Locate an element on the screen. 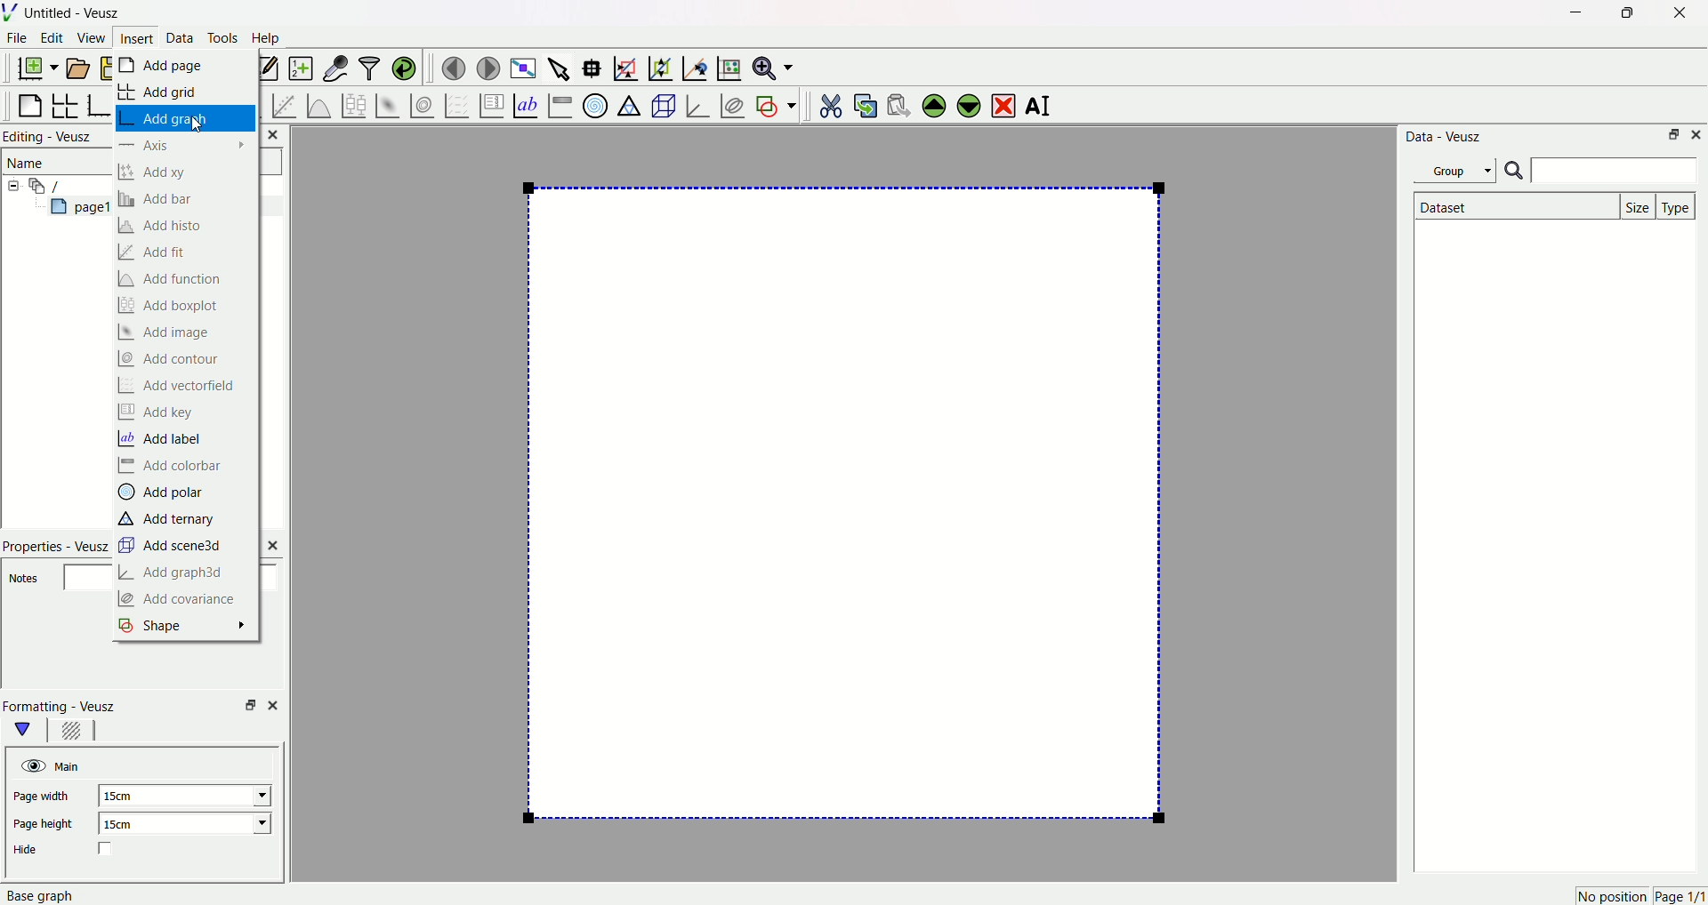  minimise is located at coordinates (246, 705).